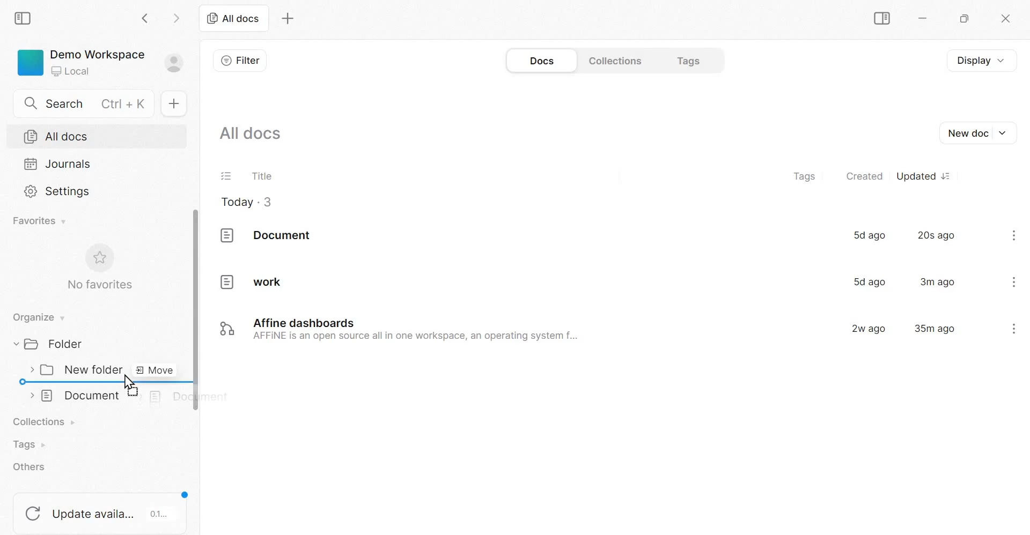 This screenshot has height=535, width=1030. Describe the element at coordinates (867, 281) in the screenshot. I see `5d ago` at that location.